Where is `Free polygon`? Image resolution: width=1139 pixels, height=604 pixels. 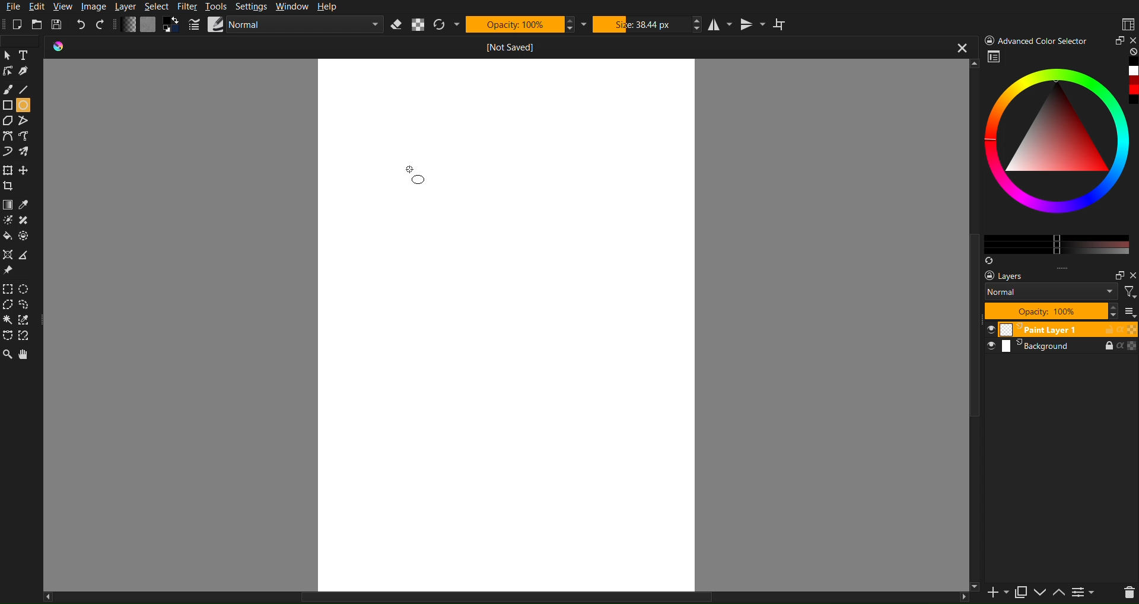
Free polygon is located at coordinates (23, 121).